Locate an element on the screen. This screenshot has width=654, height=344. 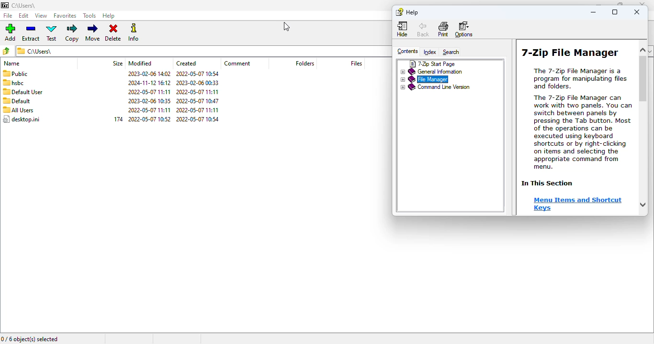
vertical scroll bar is located at coordinates (643, 80).